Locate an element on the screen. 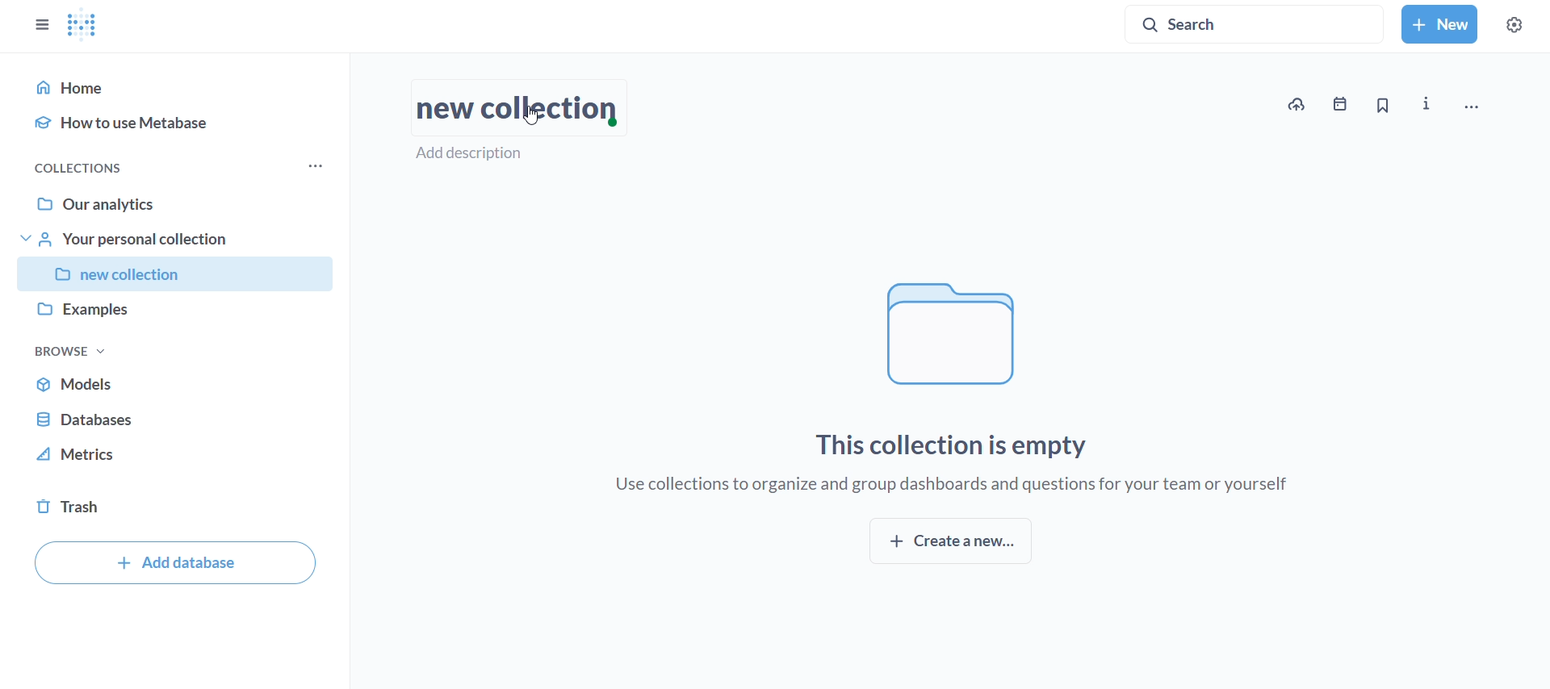 The image size is (1550, 689). search is located at coordinates (1255, 22).